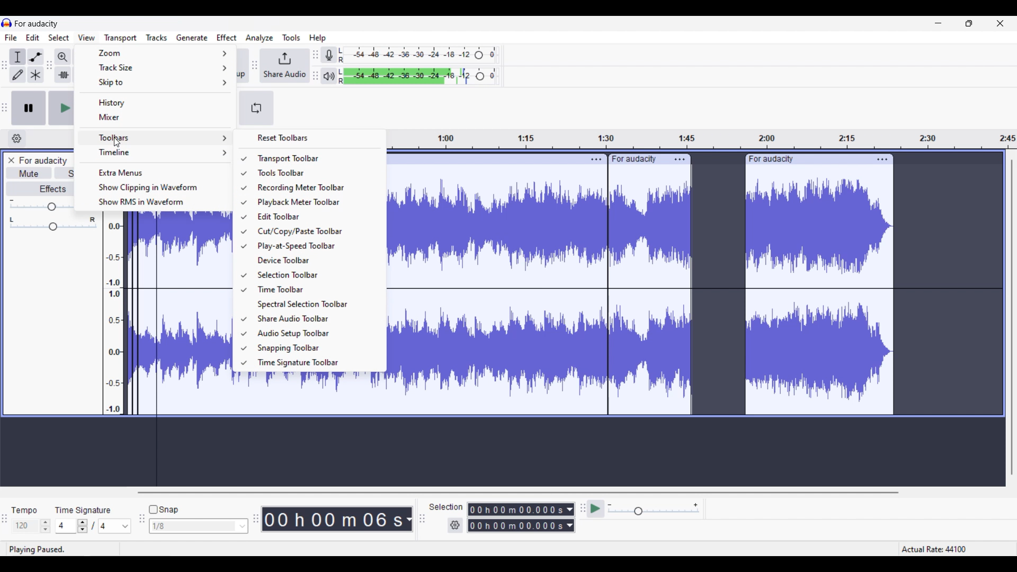 The height and width of the screenshot is (572, 1017). What do you see at coordinates (192, 38) in the screenshot?
I see `Generate menu ` at bounding box center [192, 38].